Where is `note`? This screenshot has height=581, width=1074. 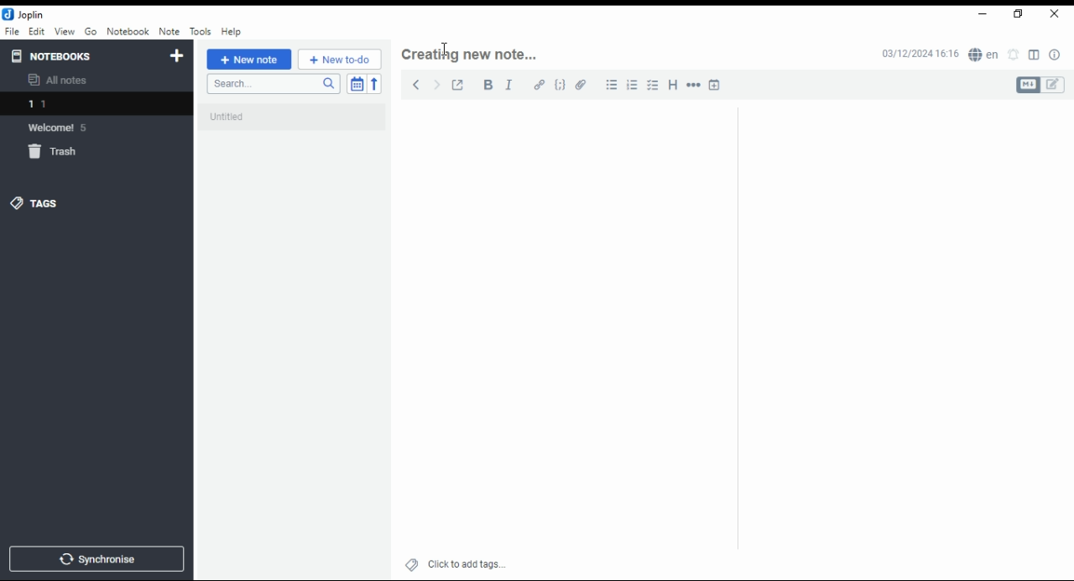
note is located at coordinates (169, 31).